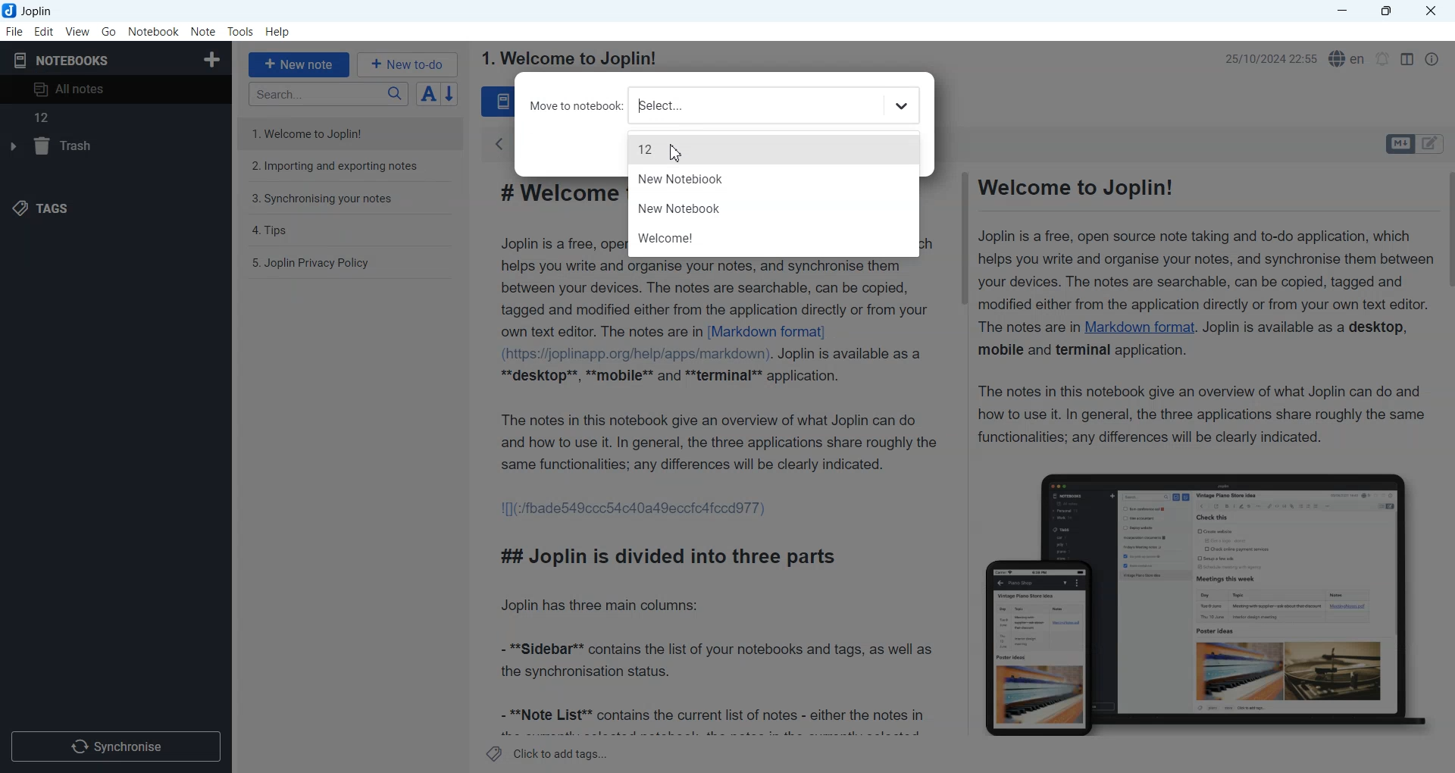 The image size is (1455, 773). Describe the element at coordinates (213, 58) in the screenshot. I see `Create Notebook` at that location.